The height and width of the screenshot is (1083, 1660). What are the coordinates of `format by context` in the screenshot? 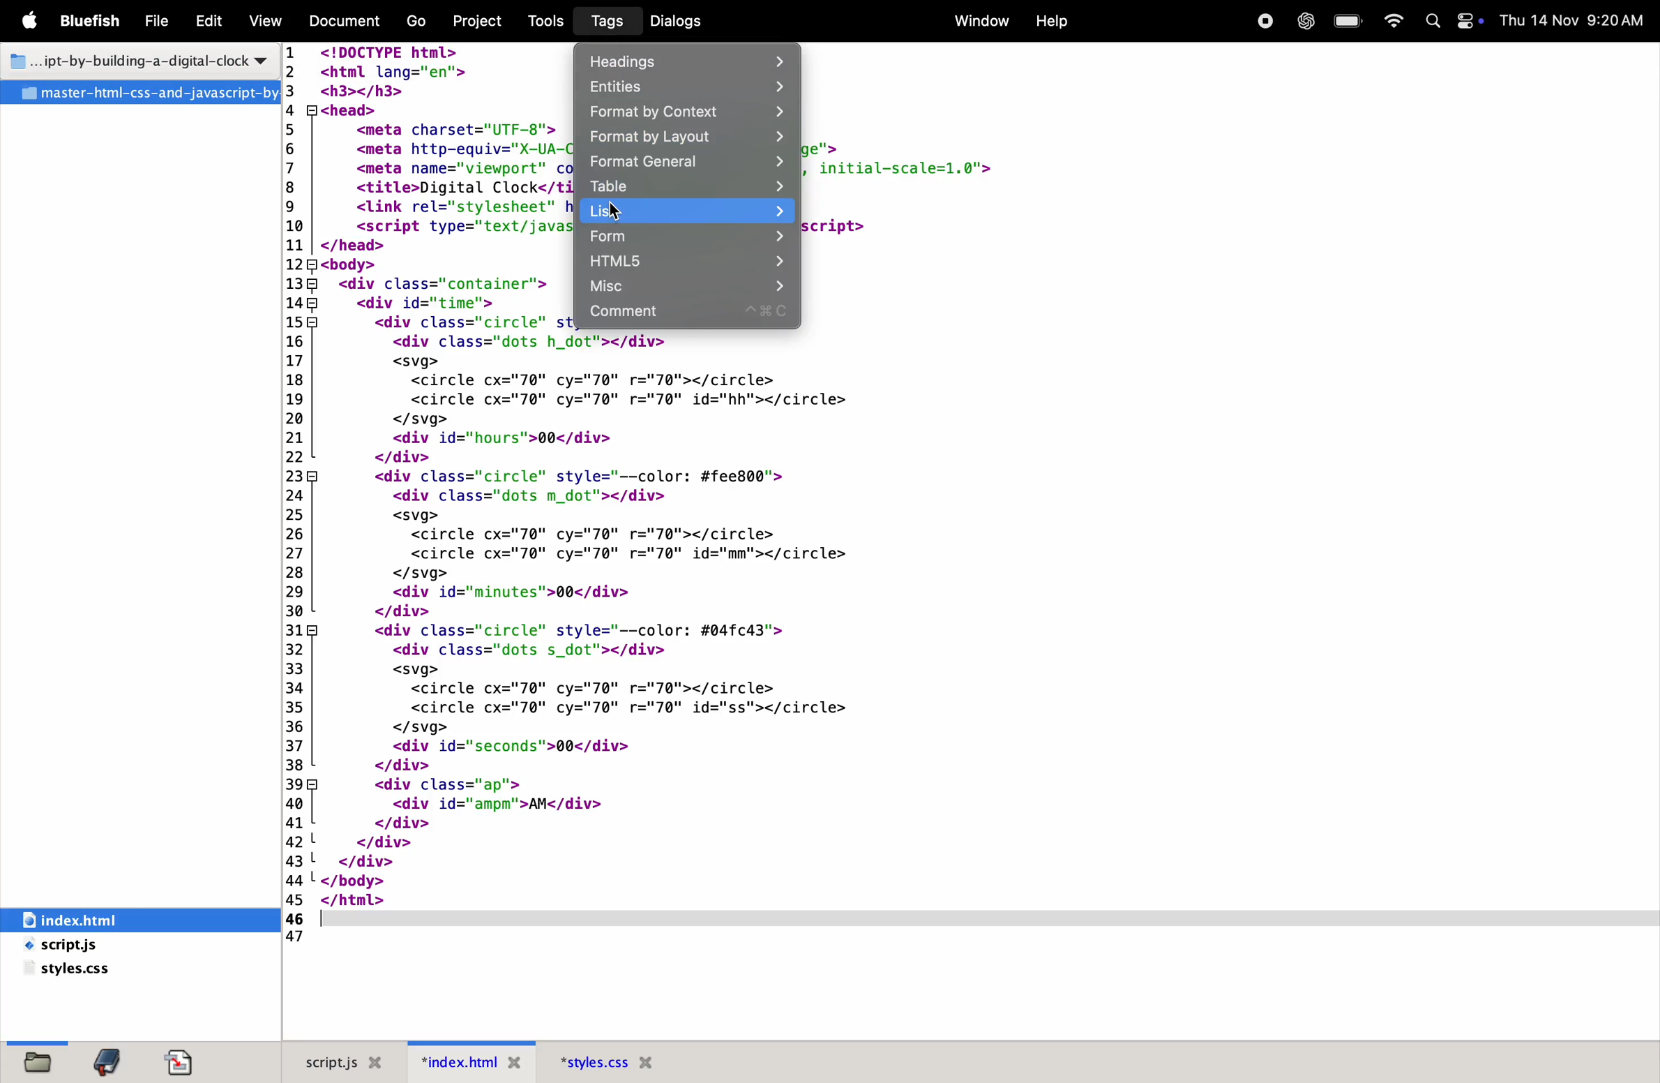 It's located at (684, 114).